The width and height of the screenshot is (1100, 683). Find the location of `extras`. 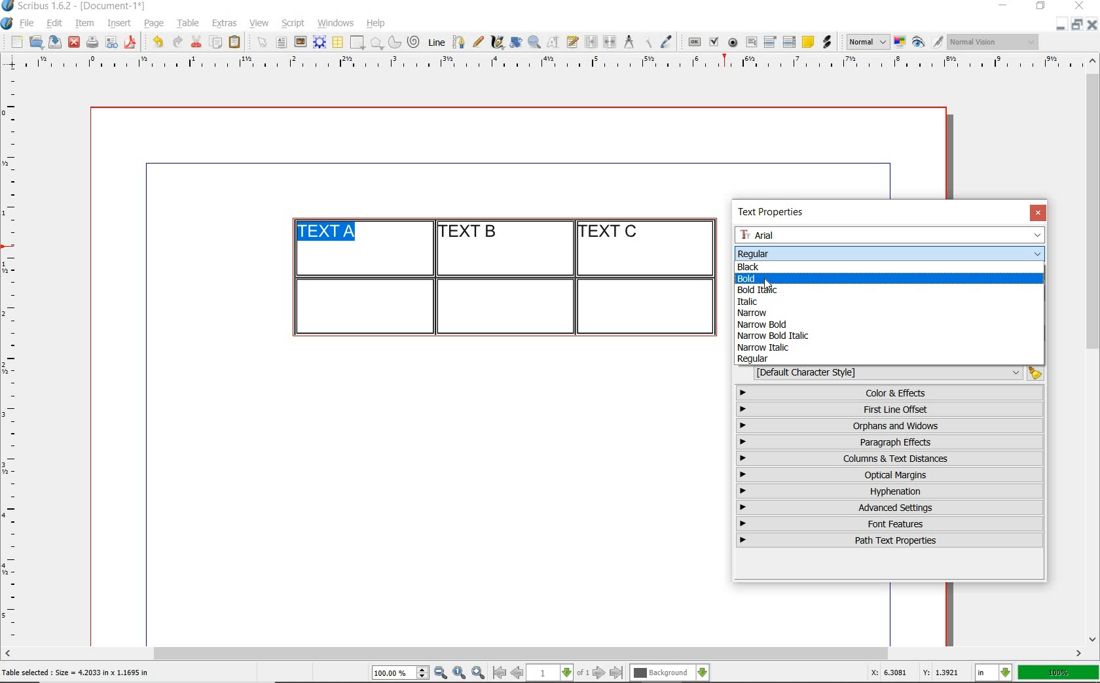

extras is located at coordinates (225, 24).